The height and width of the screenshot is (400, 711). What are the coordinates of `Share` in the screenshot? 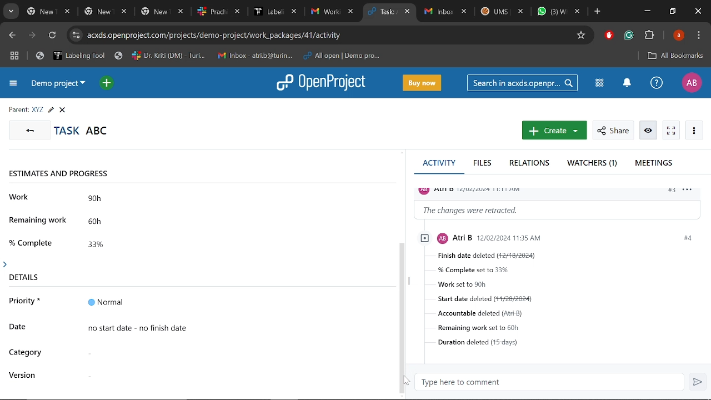 It's located at (613, 131).